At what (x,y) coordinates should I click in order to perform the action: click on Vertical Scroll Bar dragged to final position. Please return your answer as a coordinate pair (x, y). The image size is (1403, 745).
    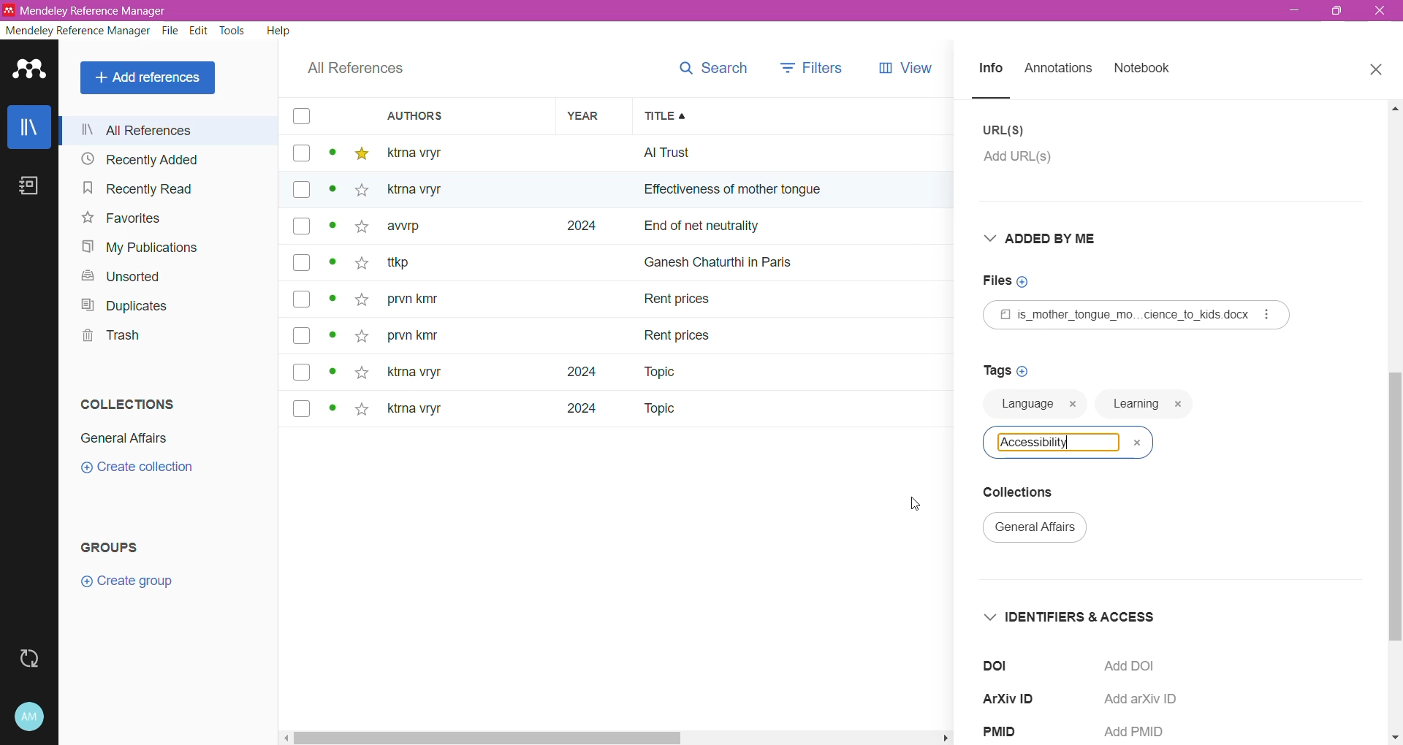
    Looking at the image, I should click on (1394, 422).